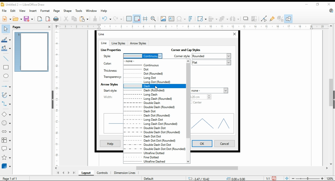 Image resolution: width=335 pixels, height=181 pixels. I want to click on Corner and Cap Styles., so click(190, 50).